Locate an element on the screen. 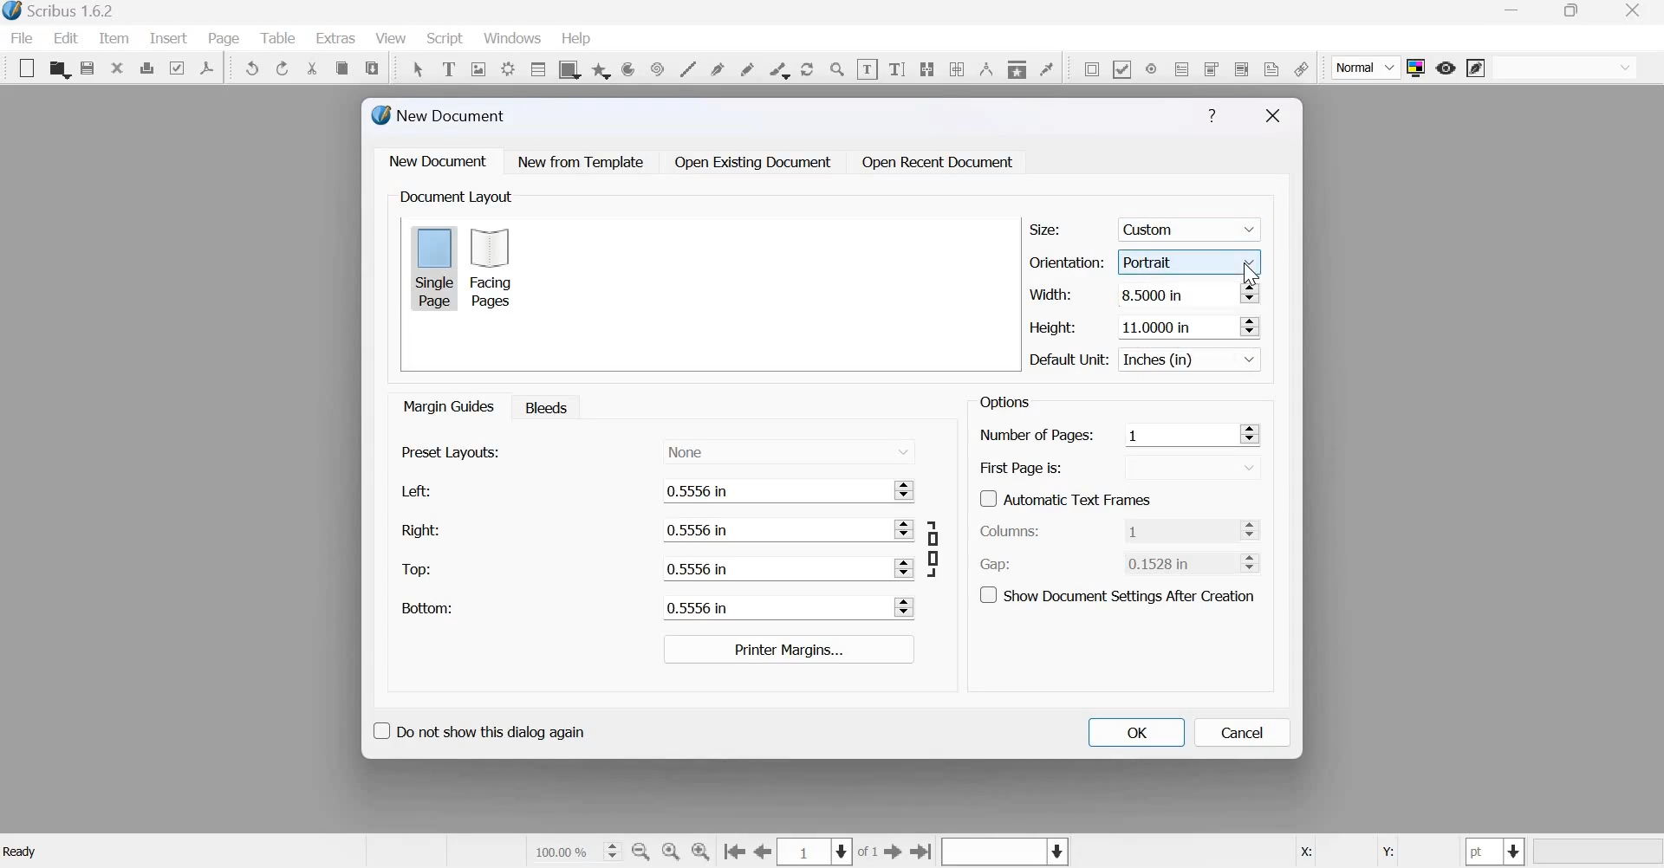  calligraphic line is located at coordinates (777, 68).